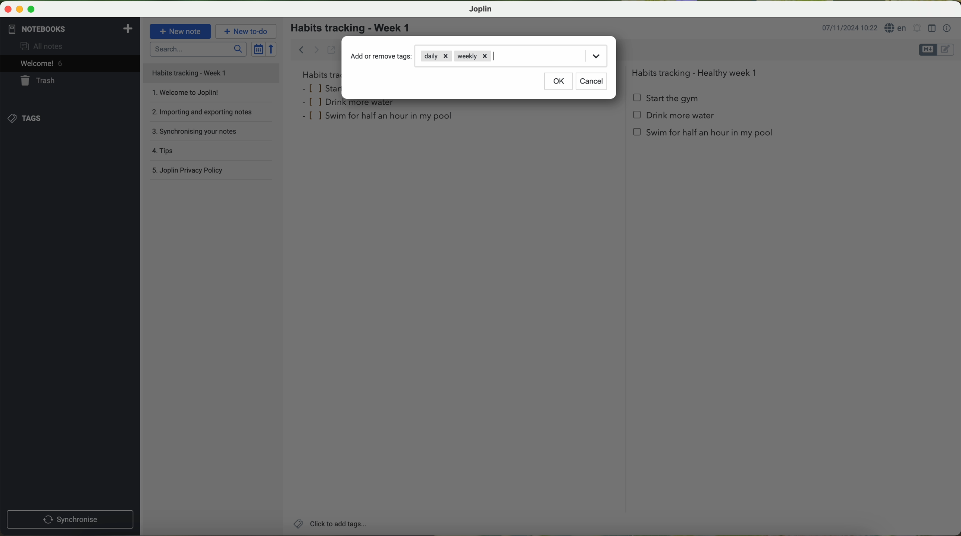  I want to click on new note button, so click(181, 31).